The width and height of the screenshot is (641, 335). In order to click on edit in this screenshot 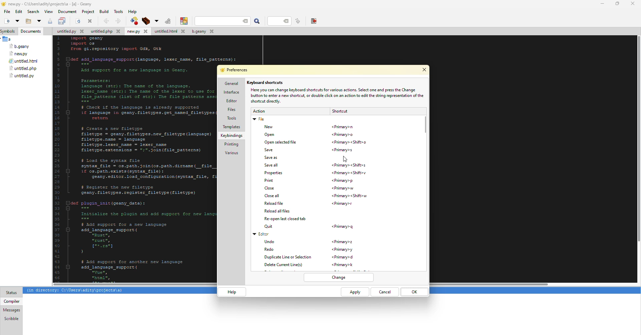, I will do `click(19, 12)`.